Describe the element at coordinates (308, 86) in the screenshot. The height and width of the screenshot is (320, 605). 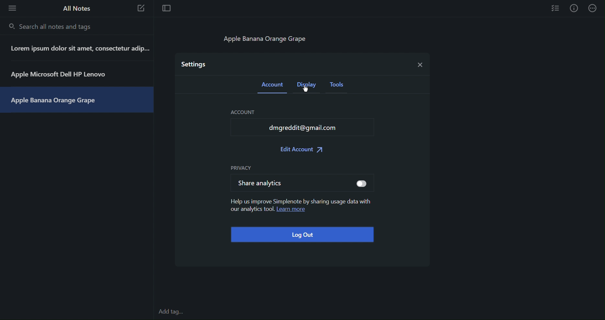
I see `Display` at that location.